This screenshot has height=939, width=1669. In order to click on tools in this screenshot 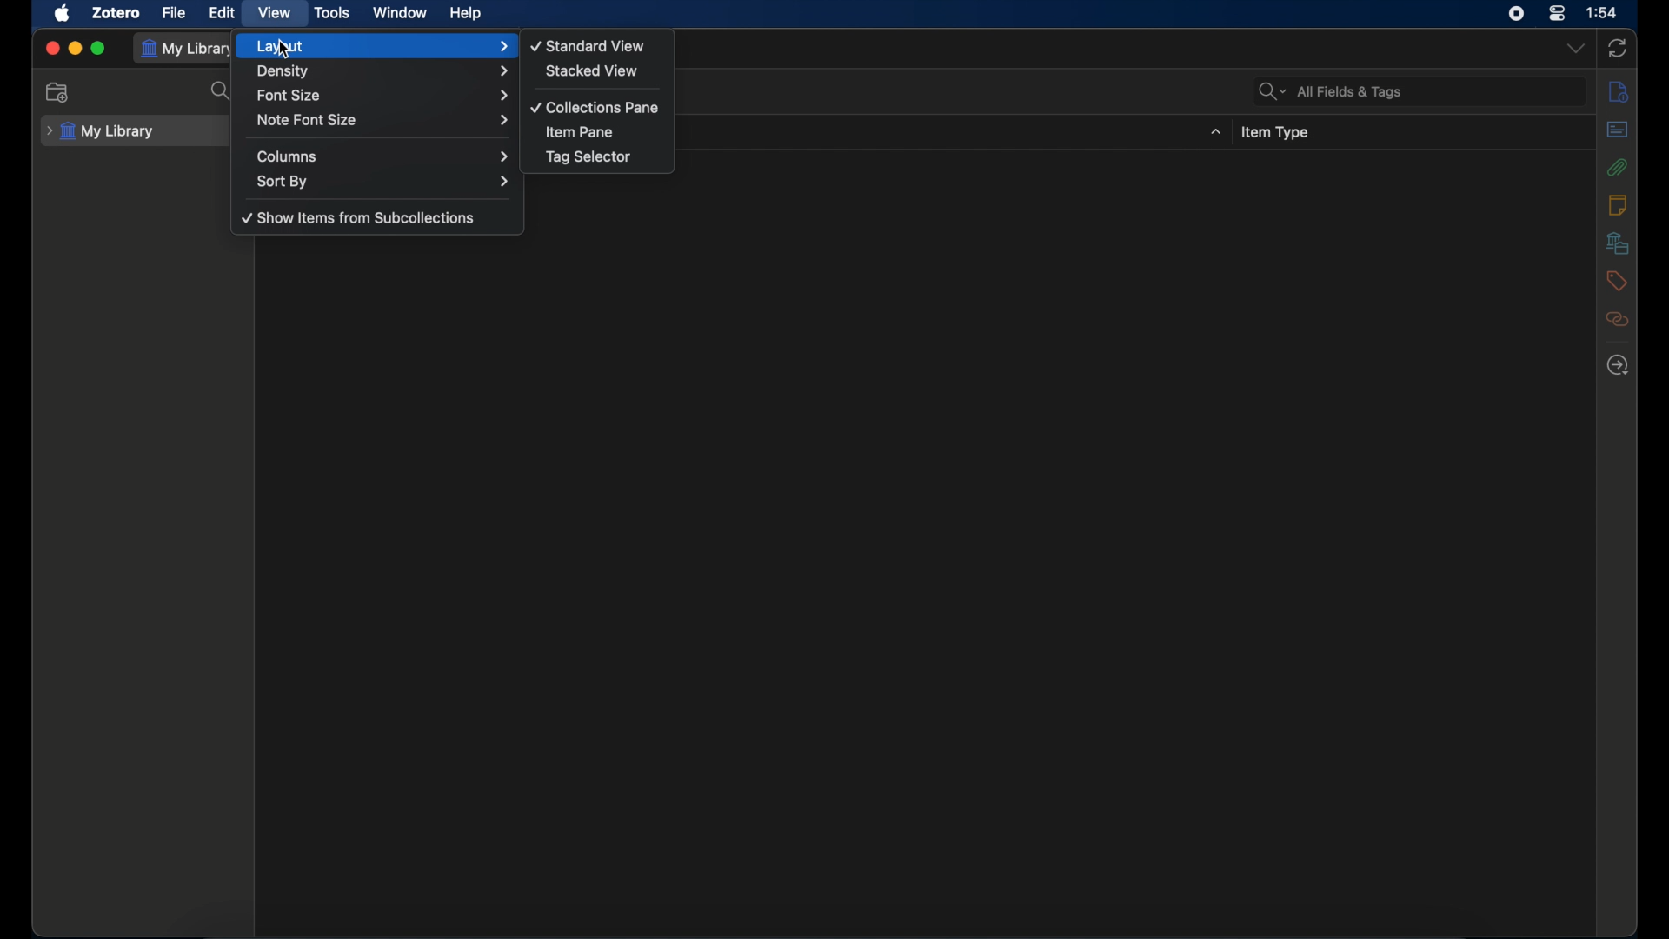, I will do `click(334, 13)`.